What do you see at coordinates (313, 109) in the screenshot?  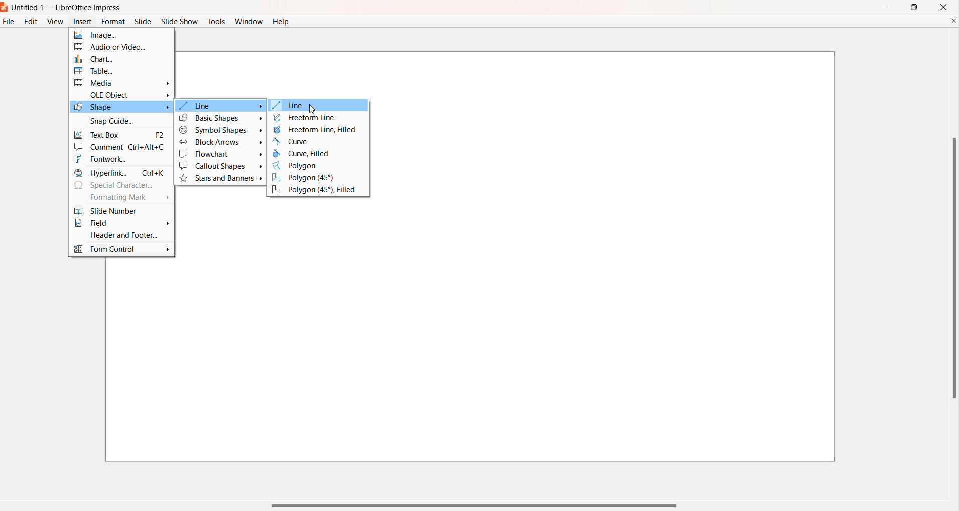 I see `Cursor` at bounding box center [313, 109].